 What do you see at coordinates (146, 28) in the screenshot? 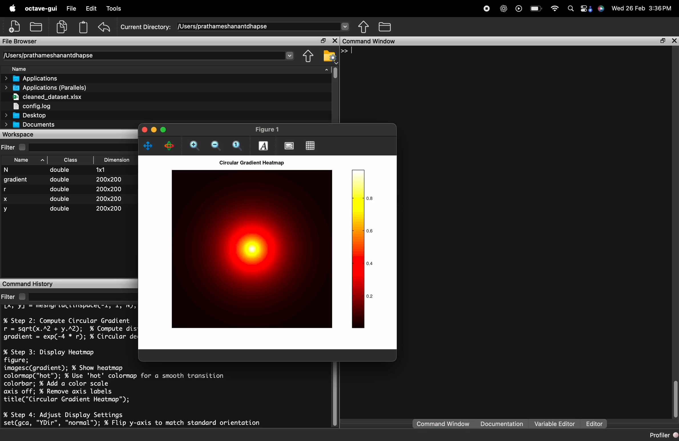
I see `Current Directory:` at bounding box center [146, 28].